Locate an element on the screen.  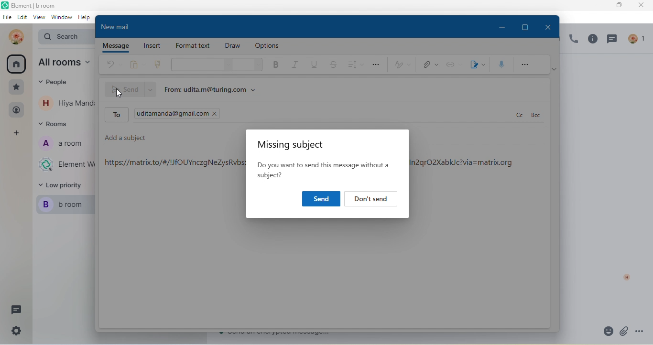
info is located at coordinates (592, 41).